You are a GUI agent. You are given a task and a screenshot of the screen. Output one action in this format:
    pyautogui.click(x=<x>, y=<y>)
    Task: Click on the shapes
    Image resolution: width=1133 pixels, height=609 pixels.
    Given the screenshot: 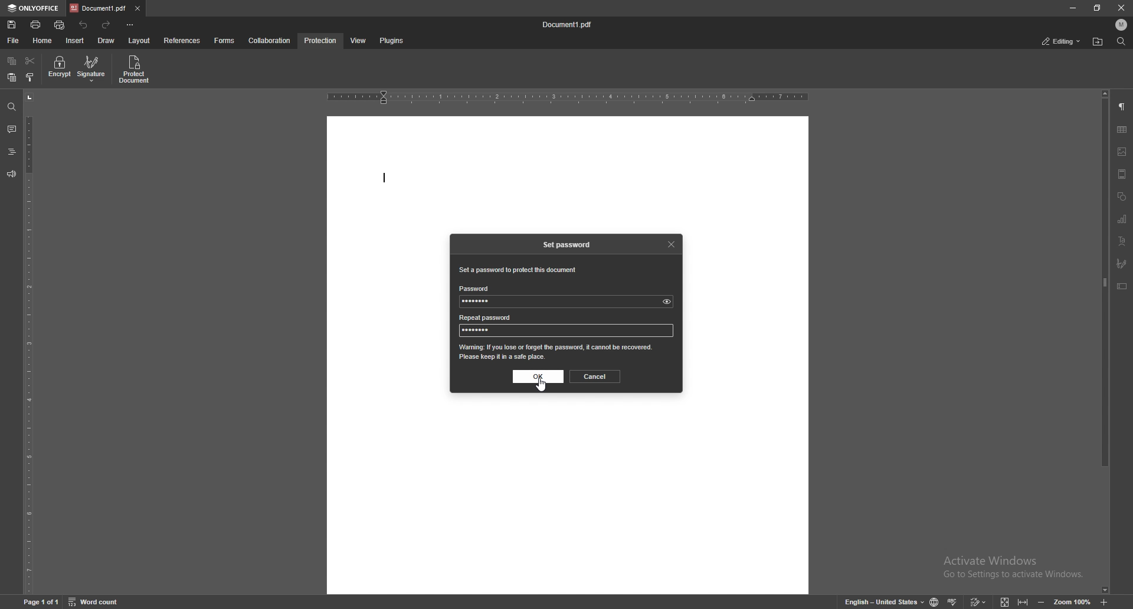 What is the action you would take?
    pyautogui.click(x=1122, y=197)
    